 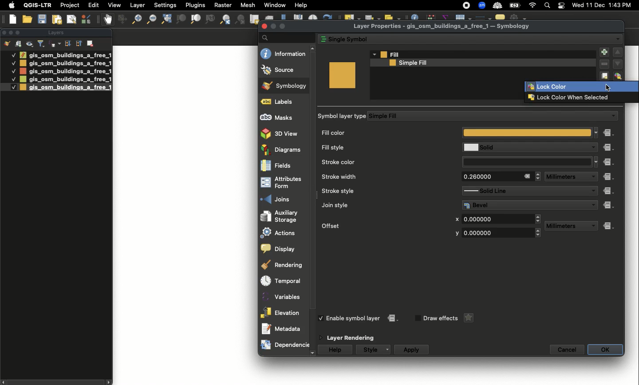 What do you see at coordinates (196, 19) in the screenshot?
I see `Zoom to layer` at bounding box center [196, 19].